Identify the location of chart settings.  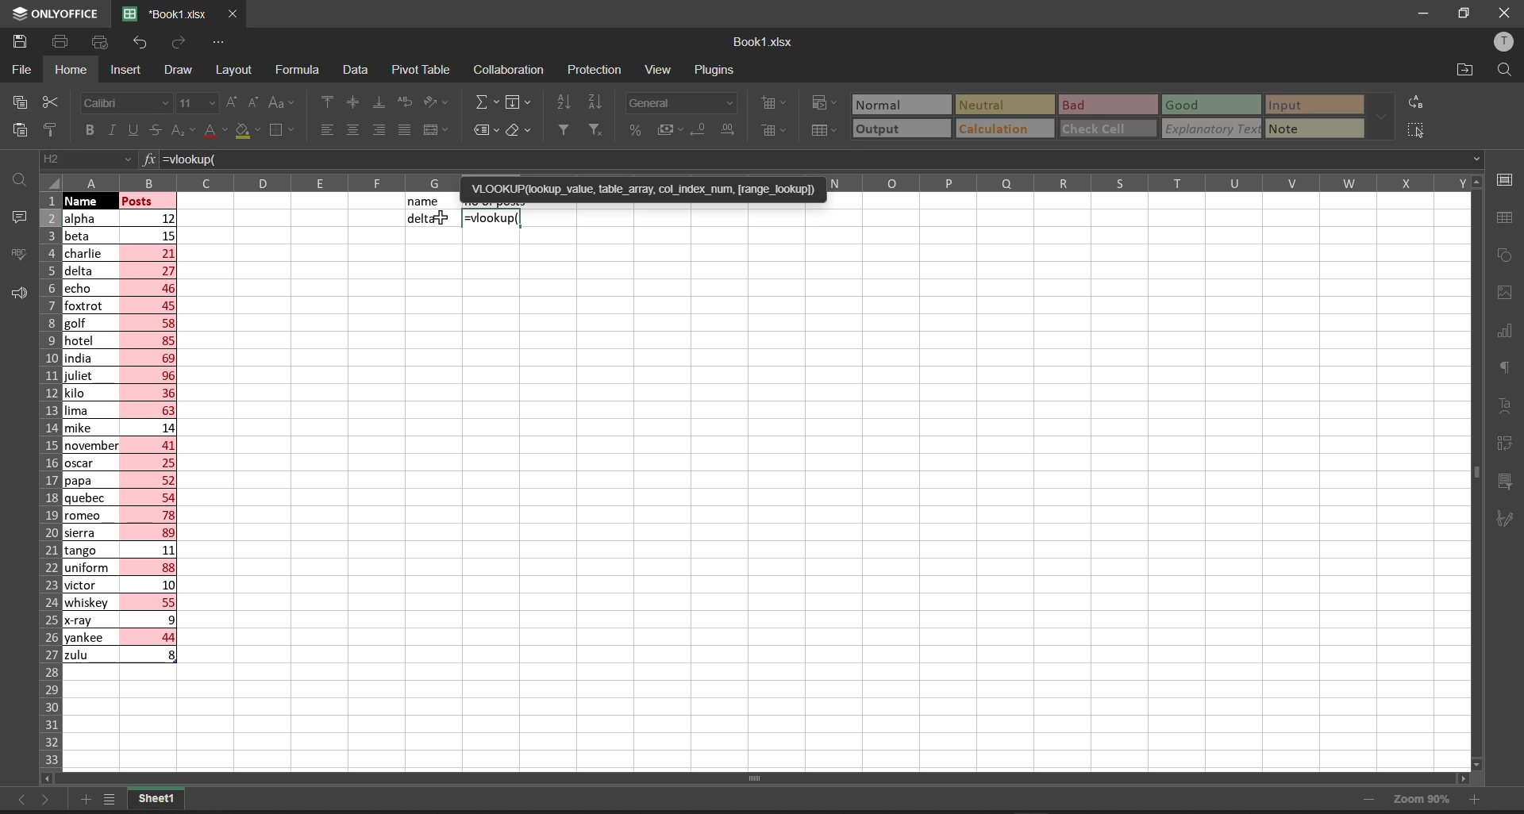
(1511, 332).